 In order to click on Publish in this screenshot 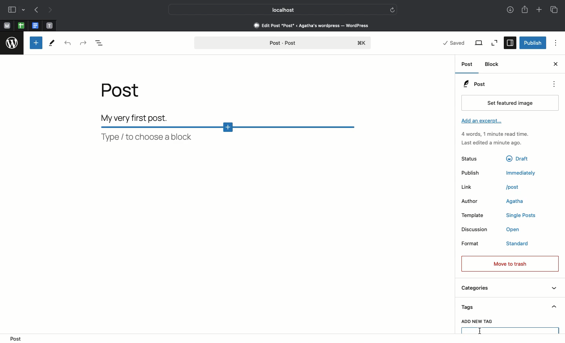, I will do `click(472, 174)`.